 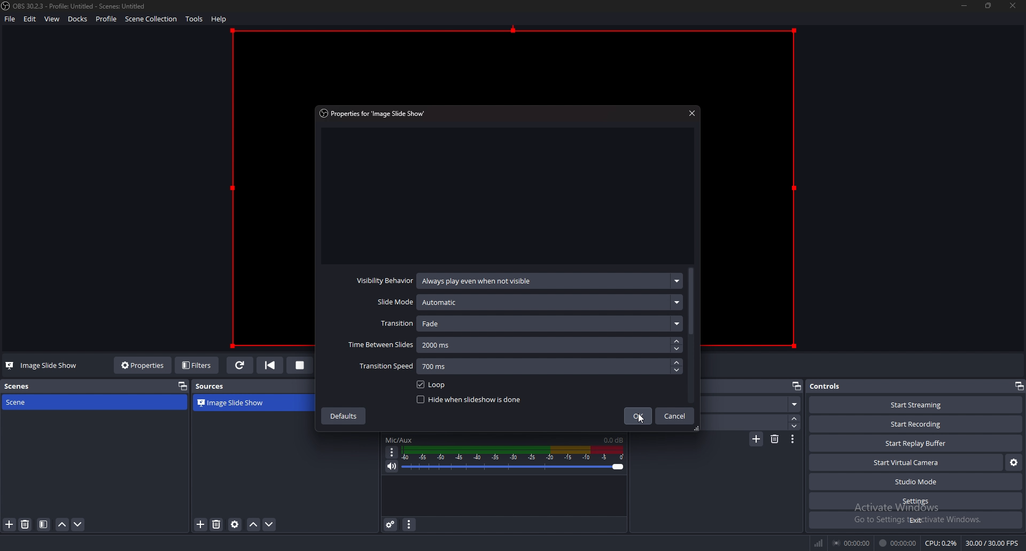 I want to click on filter, so click(x=44, y=524).